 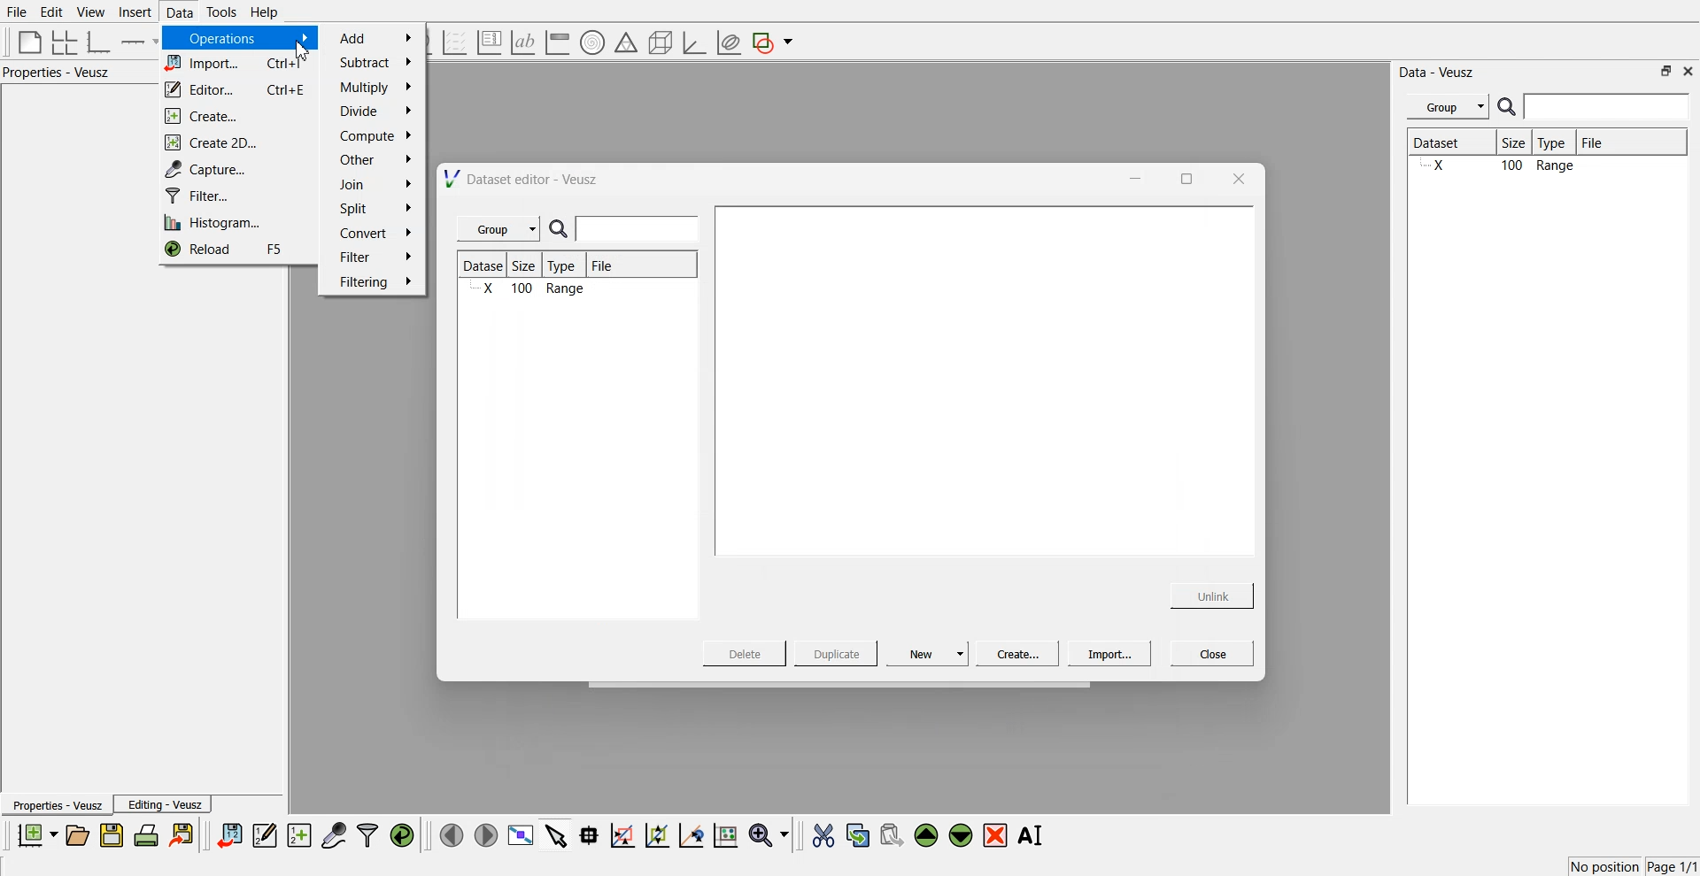 I want to click on save, so click(x=114, y=835).